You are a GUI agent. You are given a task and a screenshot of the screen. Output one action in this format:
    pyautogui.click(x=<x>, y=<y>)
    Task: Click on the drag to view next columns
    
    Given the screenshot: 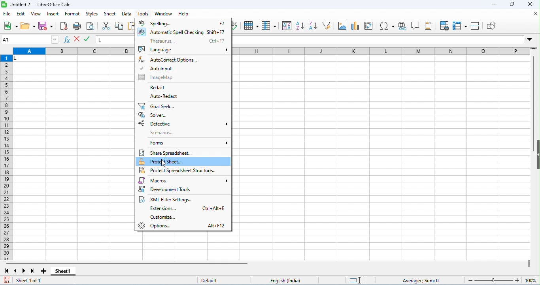 What is the action you would take?
    pyautogui.click(x=529, y=263)
    